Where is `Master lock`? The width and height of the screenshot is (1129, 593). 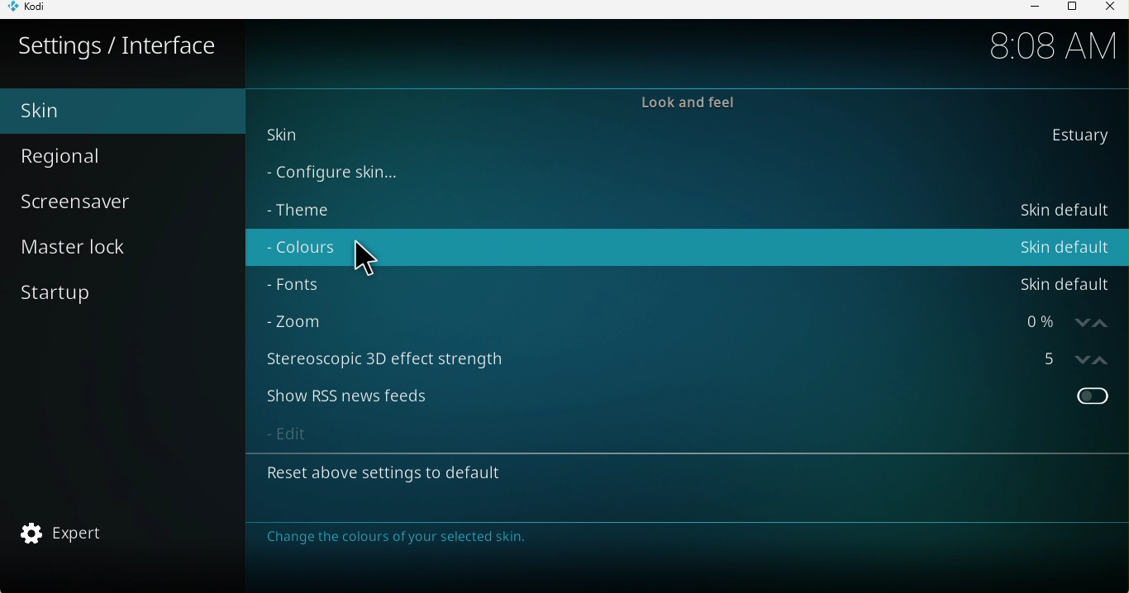
Master lock is located at coordinates (84, 246).